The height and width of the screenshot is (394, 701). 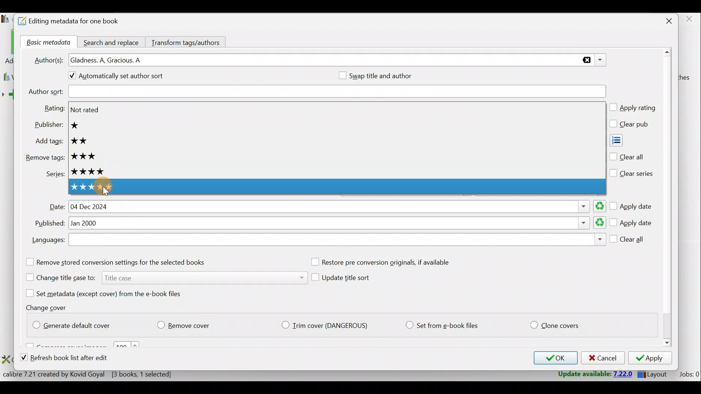 I want to click on Apply, so click(x=652, y=359).